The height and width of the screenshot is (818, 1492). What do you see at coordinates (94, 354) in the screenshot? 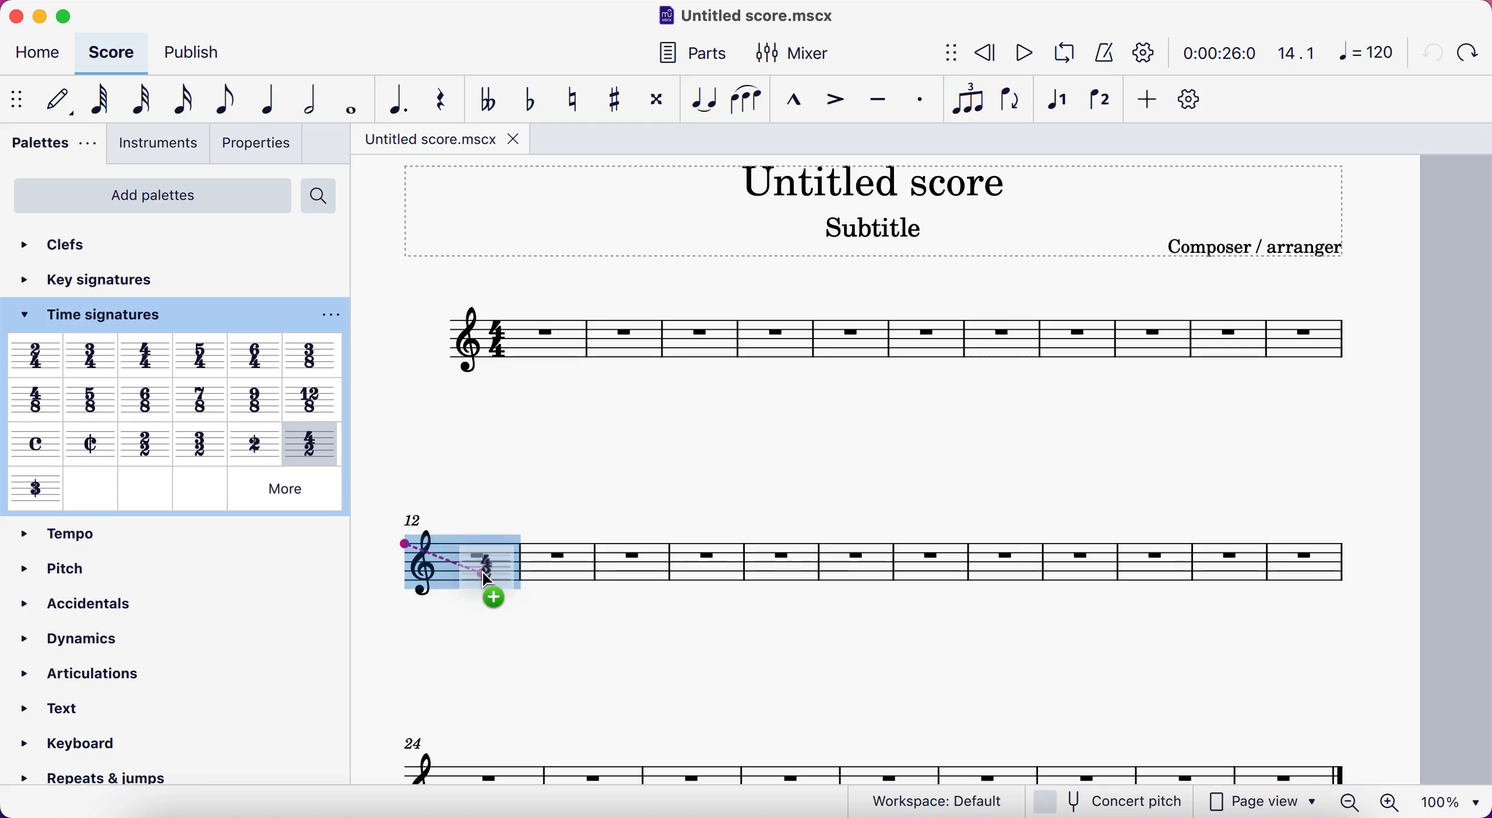
I see `` at bounding box center [94, 354].